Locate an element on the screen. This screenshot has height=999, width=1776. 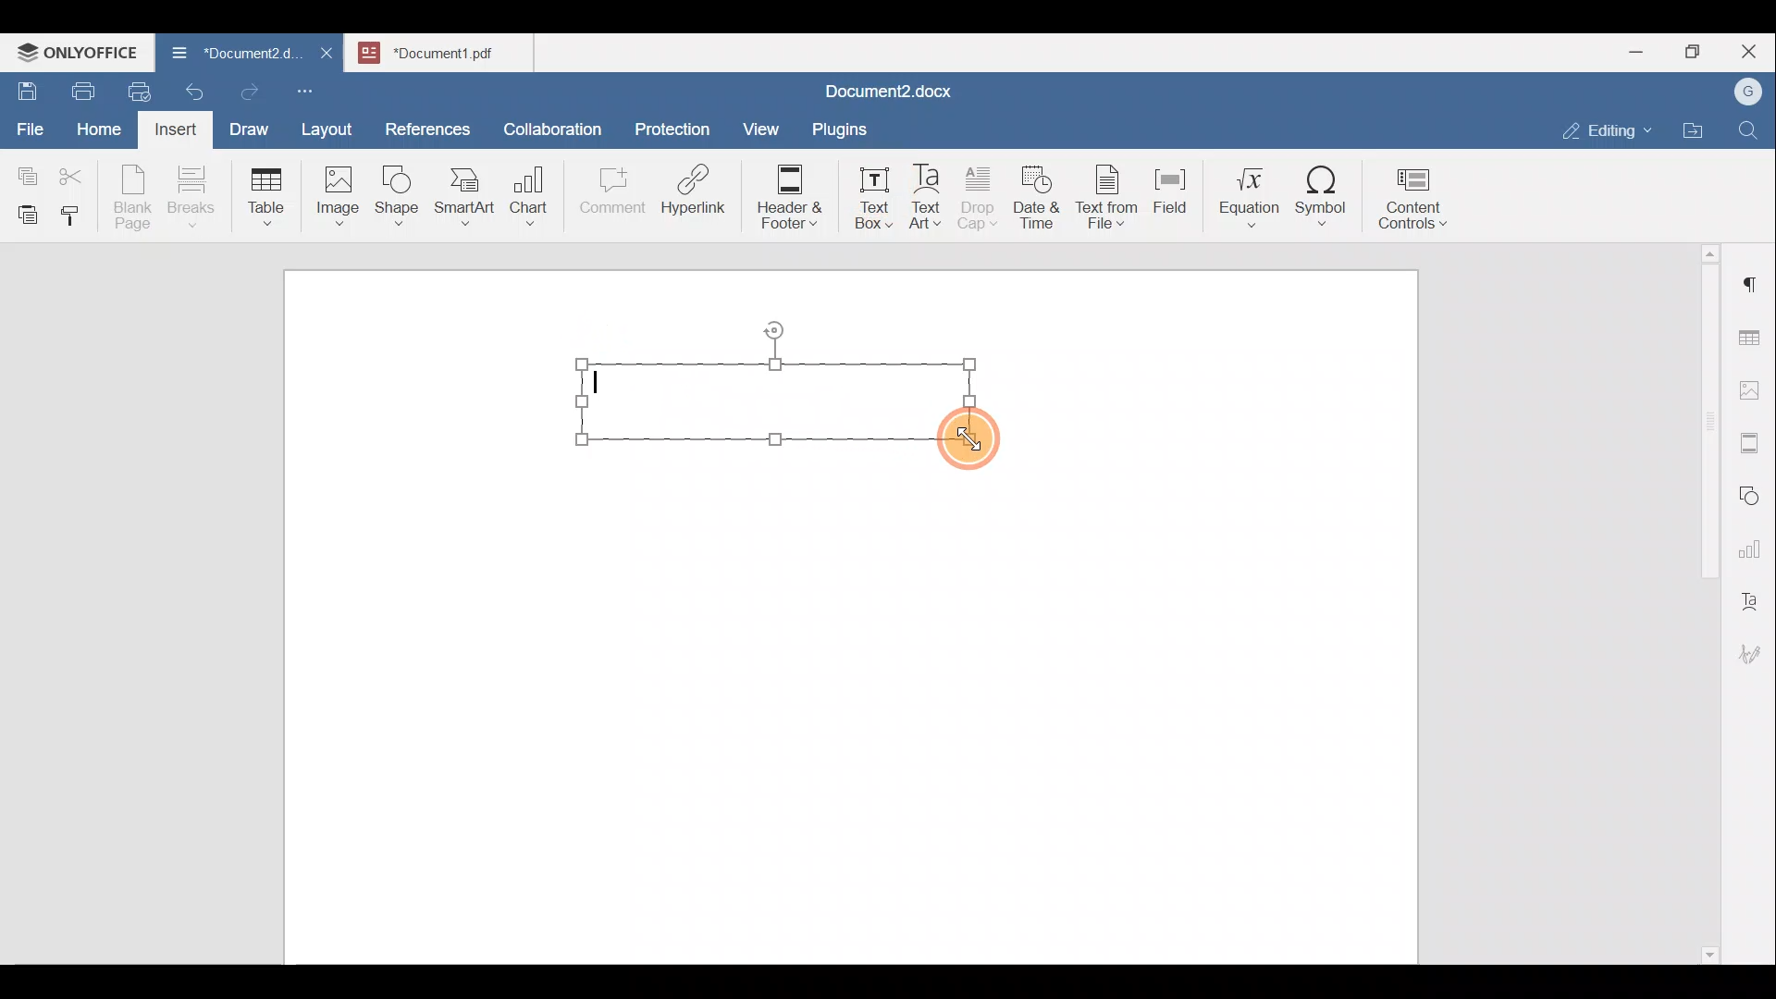
Redo is located at coordinates (249, 92).